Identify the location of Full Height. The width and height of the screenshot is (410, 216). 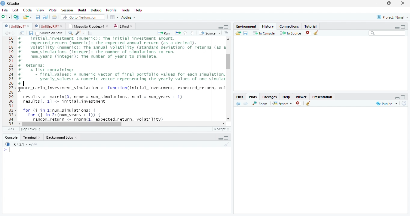
(403, 26).